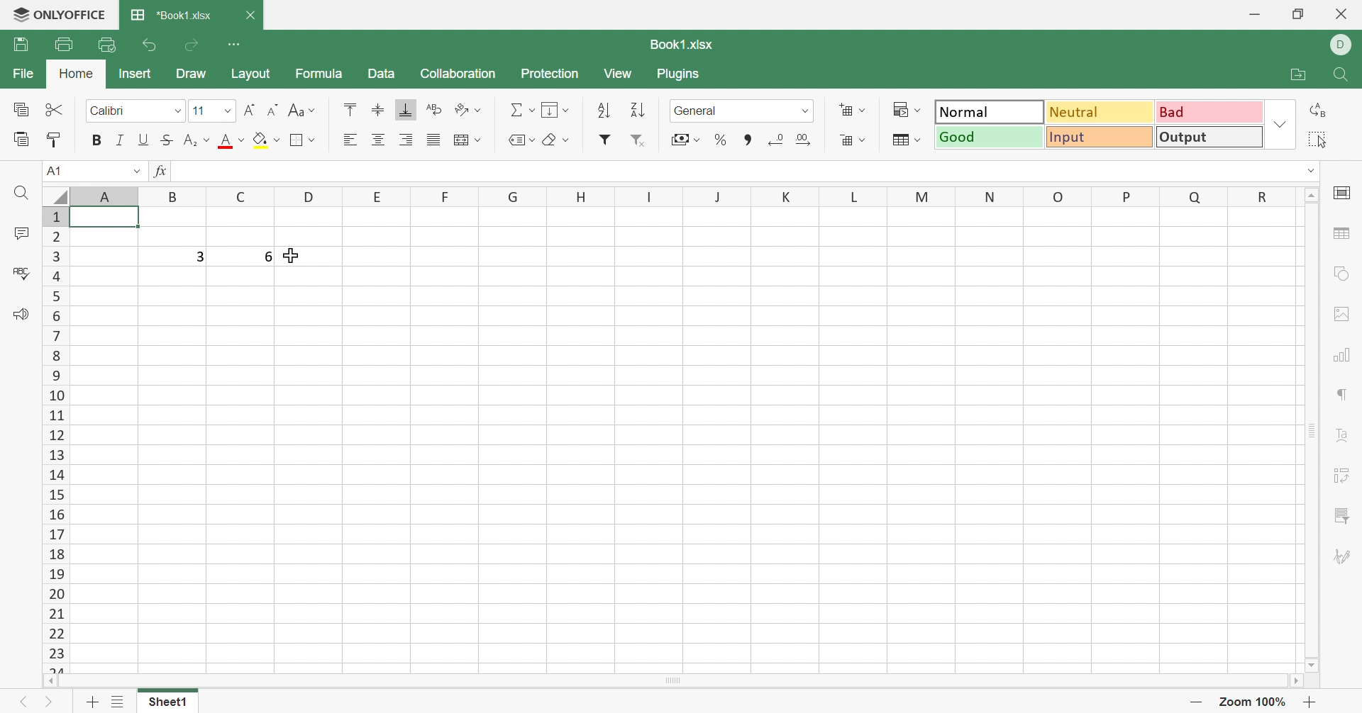  I want to click on Cell settings, so click(1345, 191).